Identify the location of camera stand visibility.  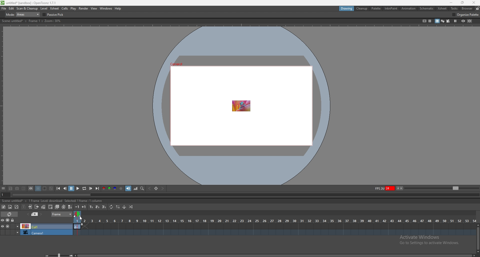
(8, 220).